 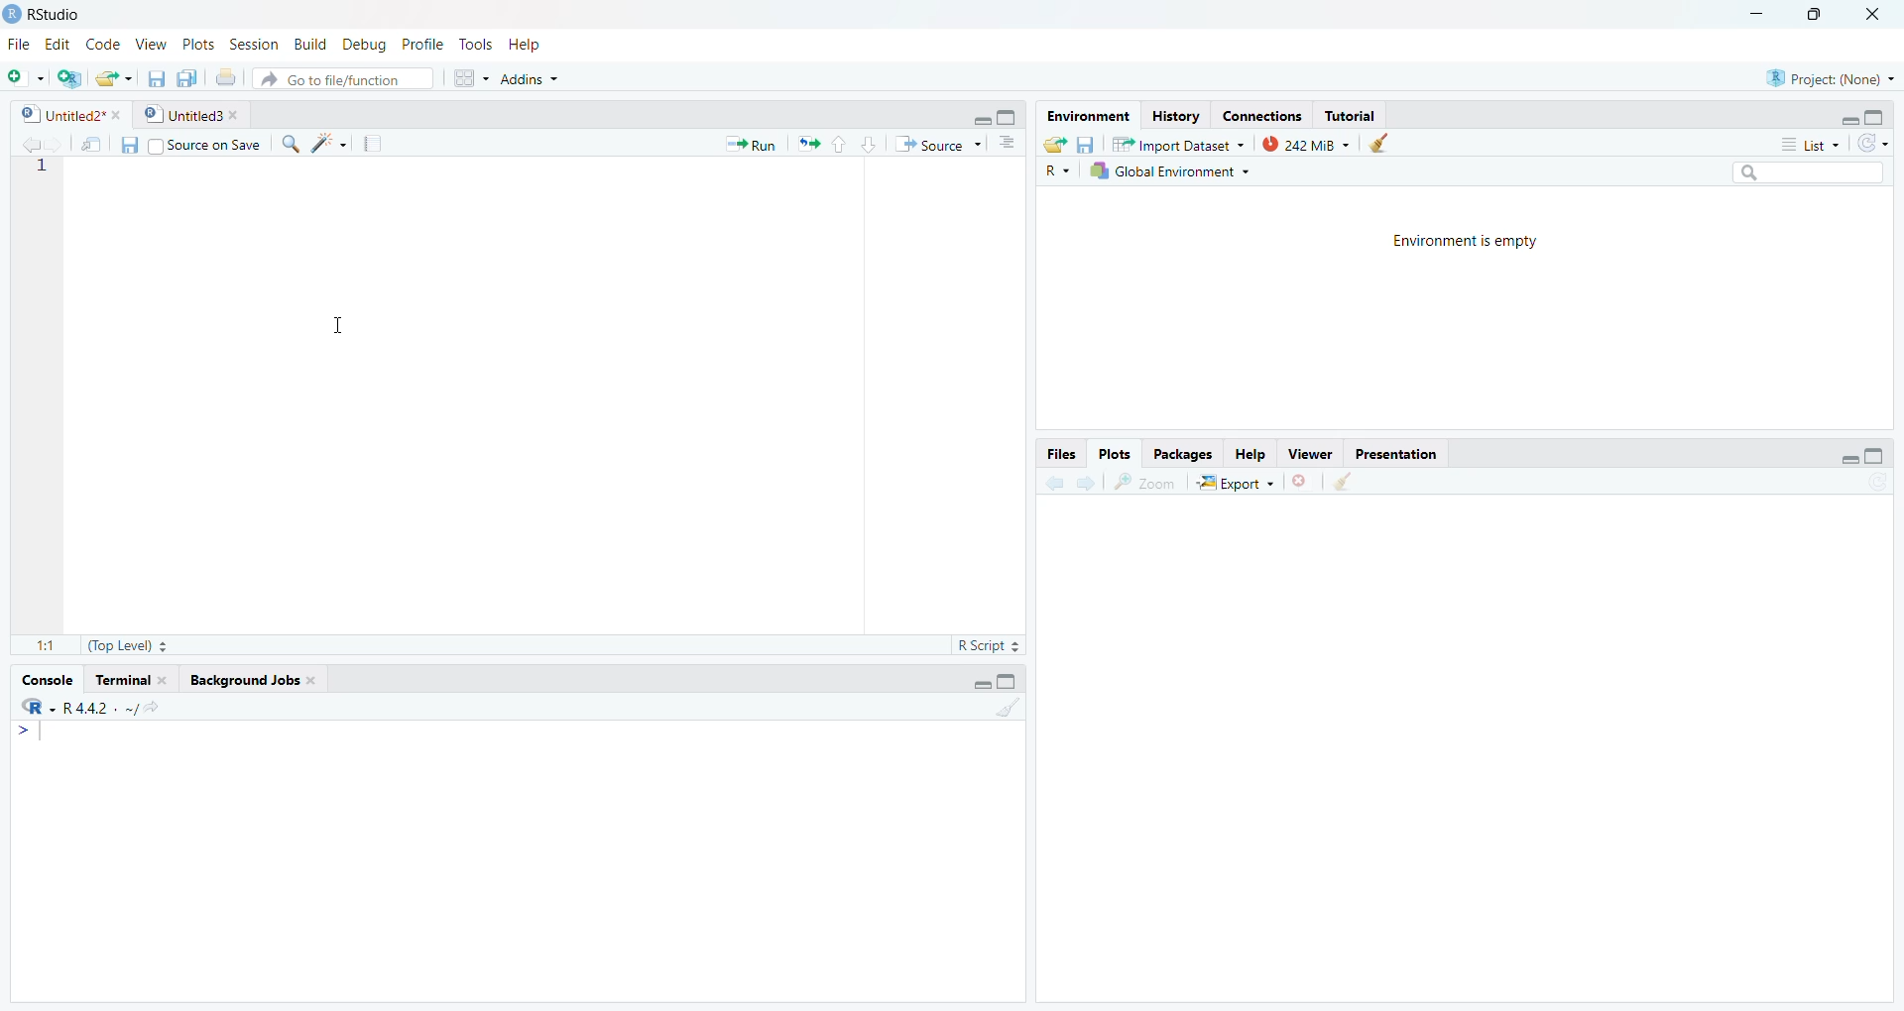 What do you see at coordinates (1876, 456) in the screenshot?
I see `maximize` at bounding box center [1876, 456].